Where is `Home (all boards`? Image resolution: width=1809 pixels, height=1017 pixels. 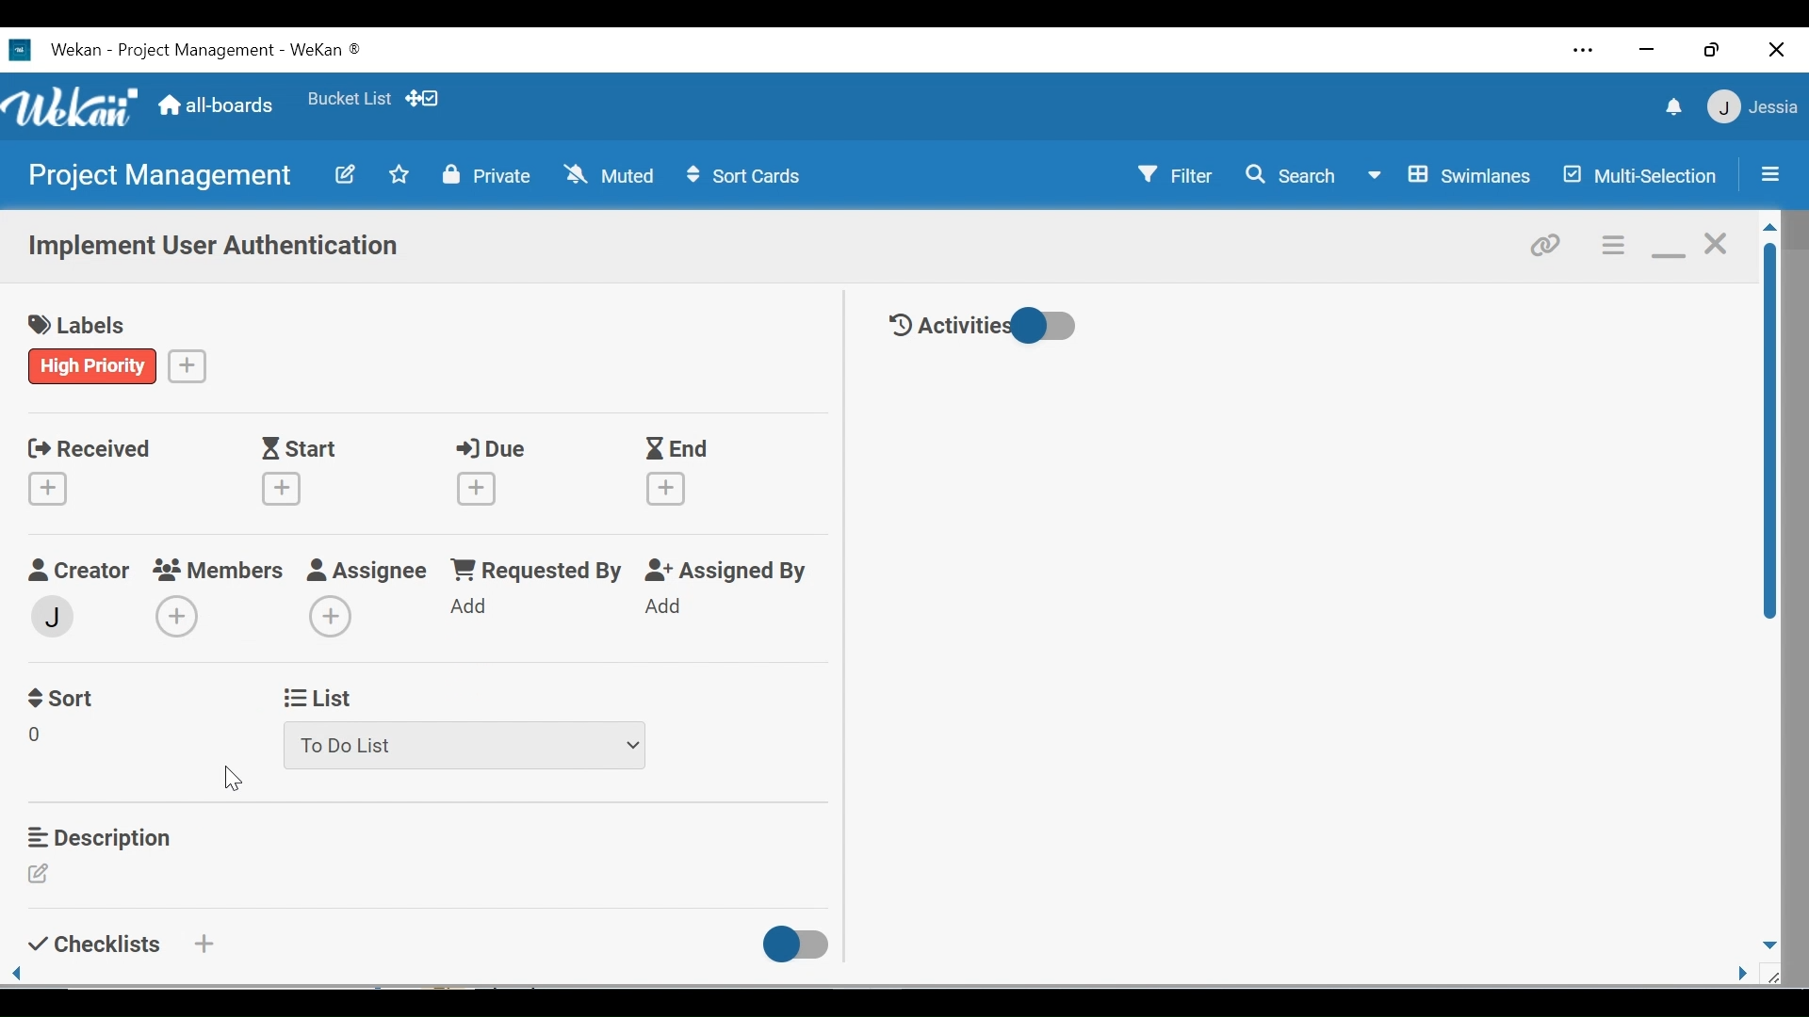 Home (all boards is located at coordinates (218, 104).